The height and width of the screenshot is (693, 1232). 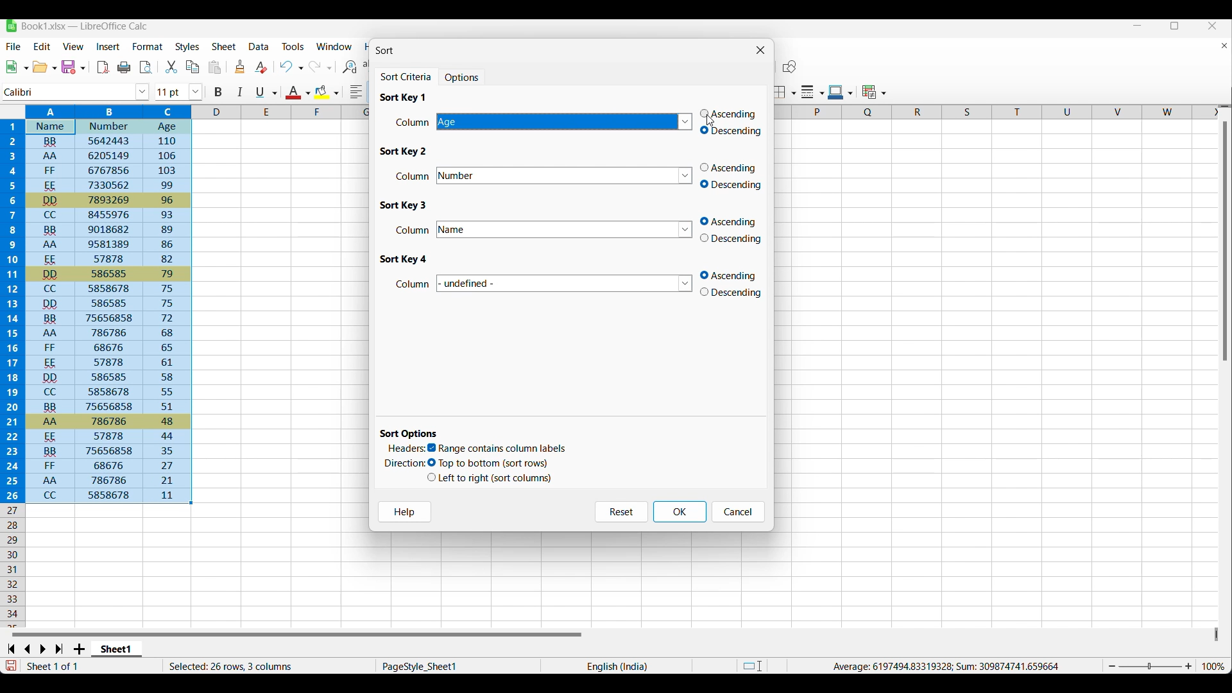 I want to click on descending, so click(x=735, y=294).